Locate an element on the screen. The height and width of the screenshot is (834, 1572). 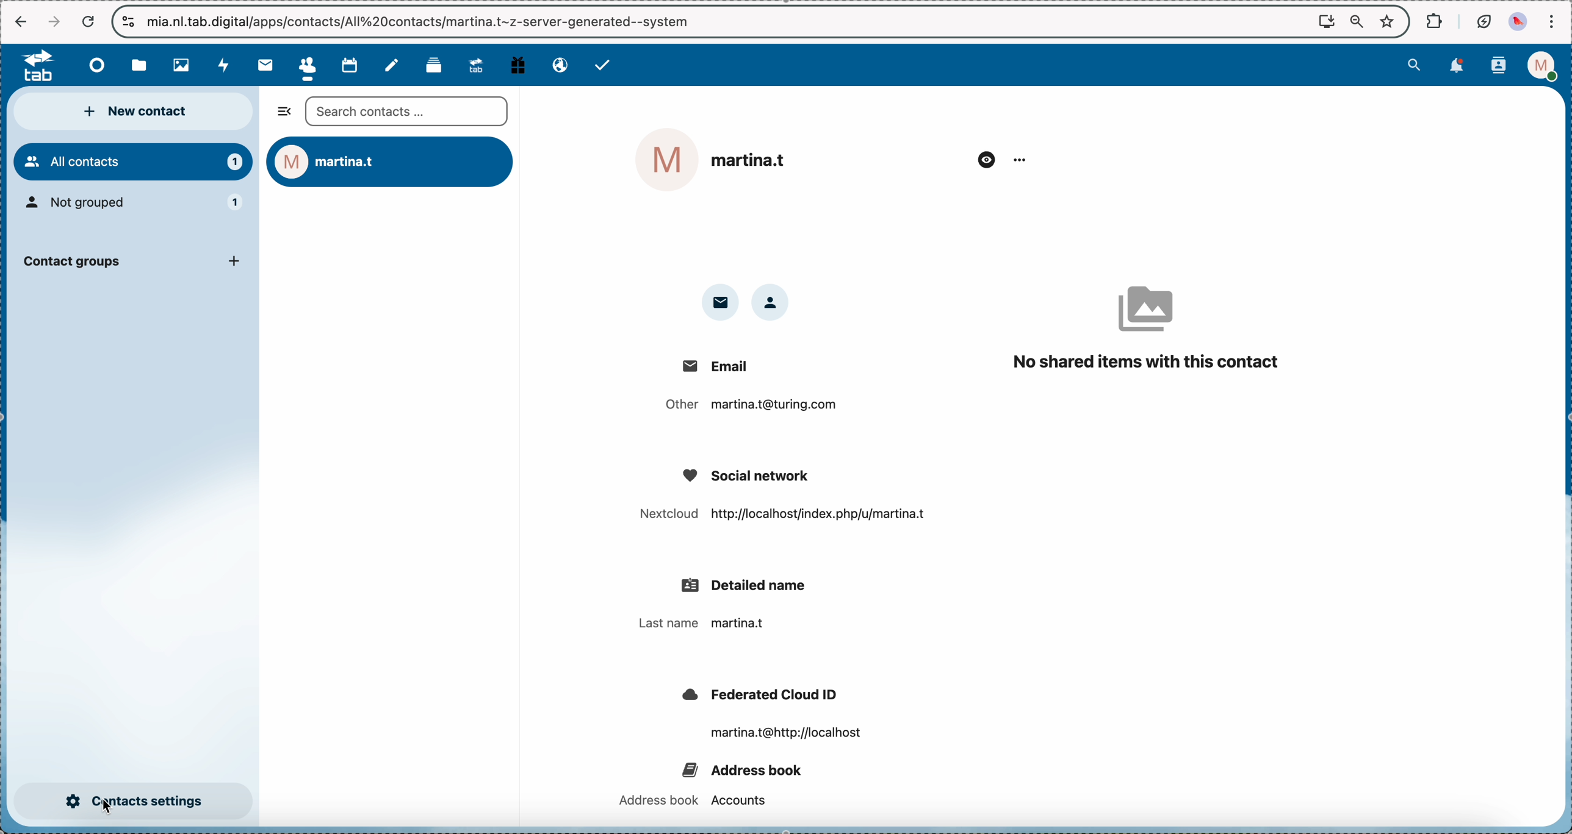
favorites is located at coordinates (1386, 22).